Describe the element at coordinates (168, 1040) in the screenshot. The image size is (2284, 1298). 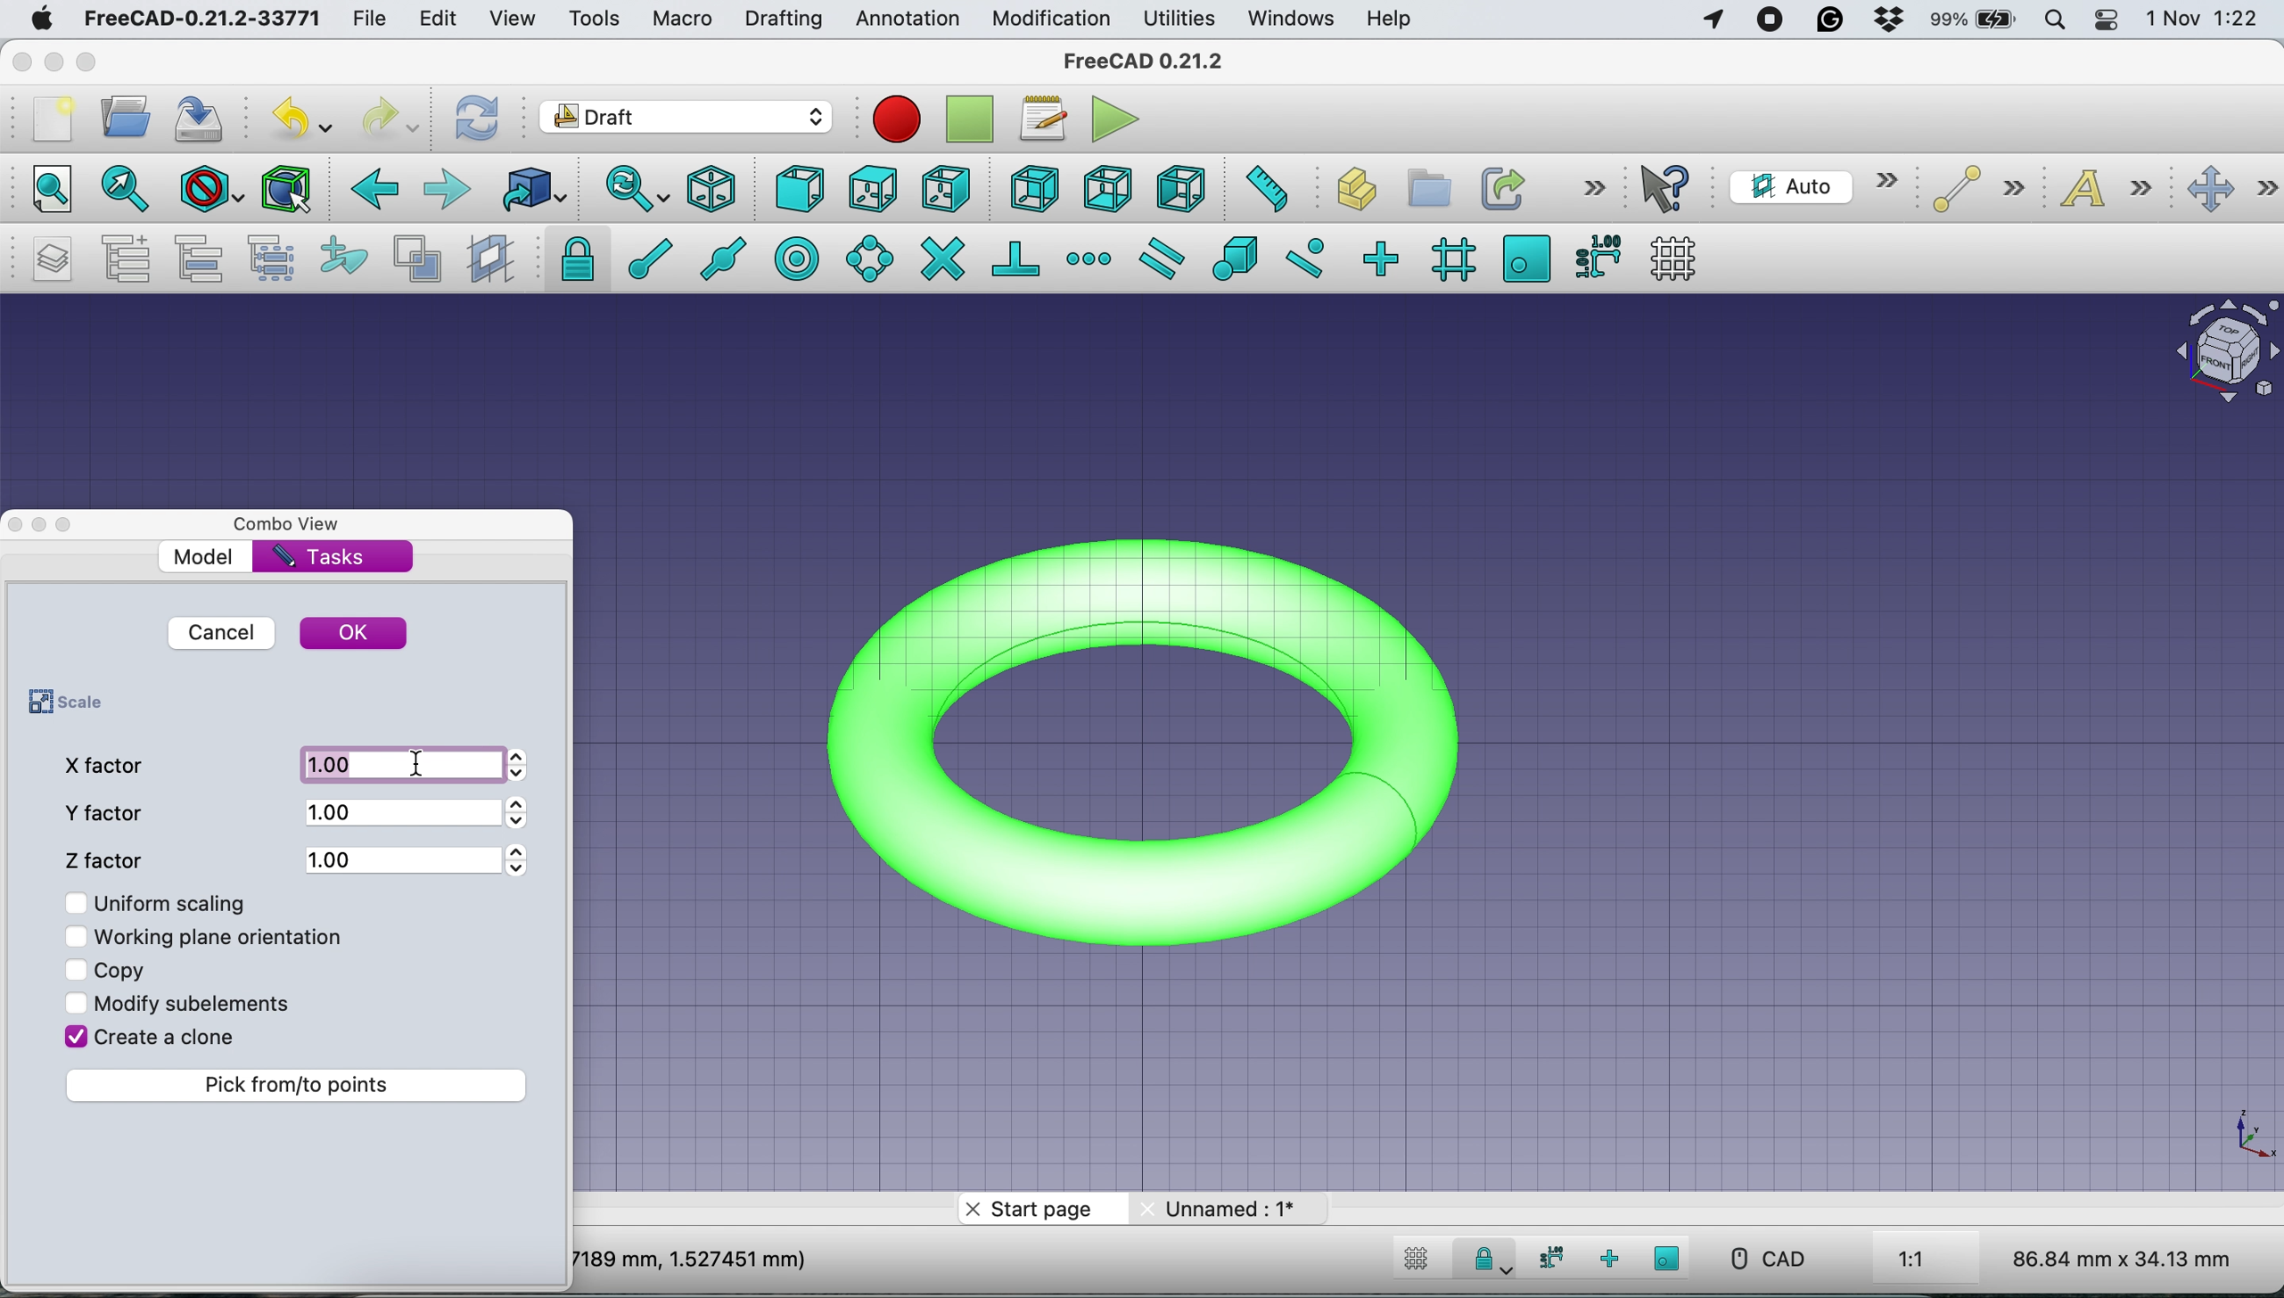
I see `create a clone` at that location.